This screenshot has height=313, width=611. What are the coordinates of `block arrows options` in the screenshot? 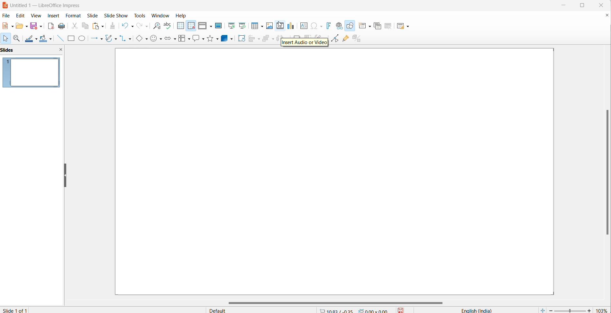 It's located at (175, 39).